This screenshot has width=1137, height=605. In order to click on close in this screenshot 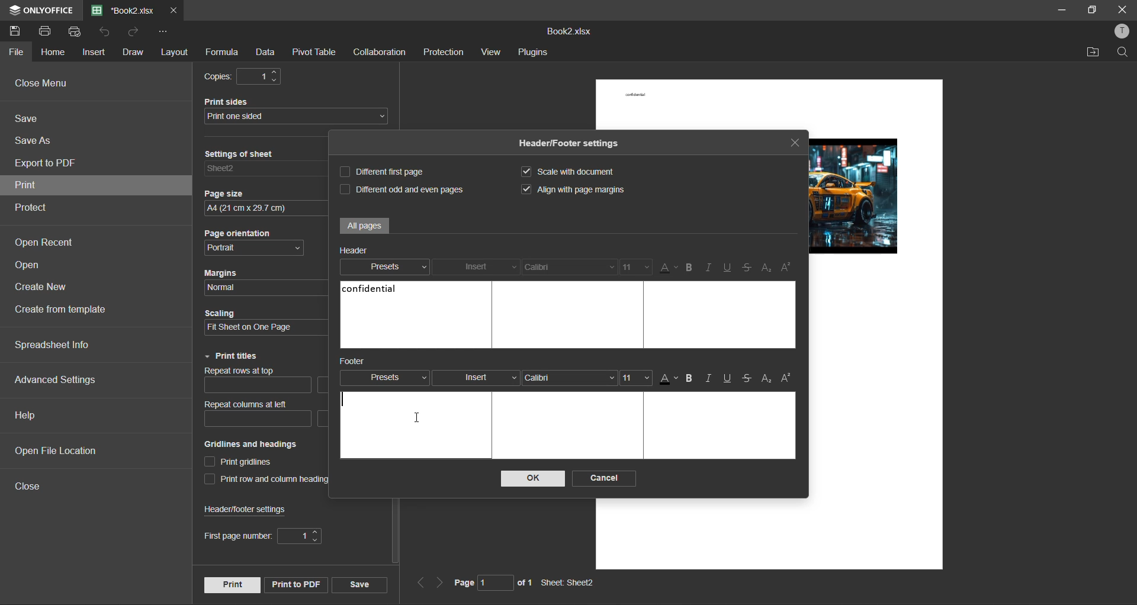, I will do `click(1122, 9)`.